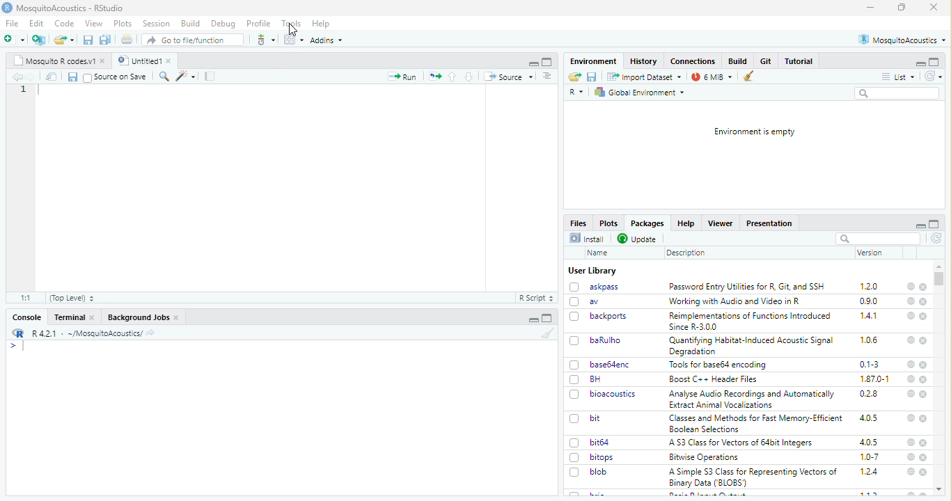  I want to click on Name, so click(600, 253).